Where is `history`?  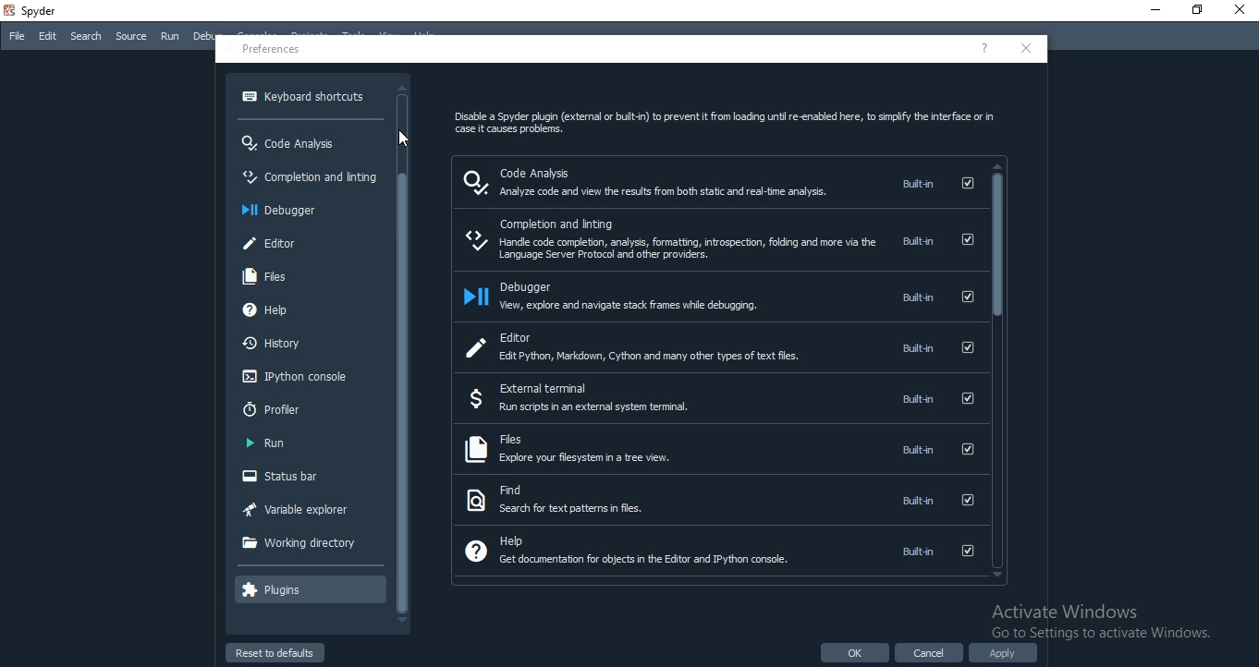
history is located at coordinates (309, 344).